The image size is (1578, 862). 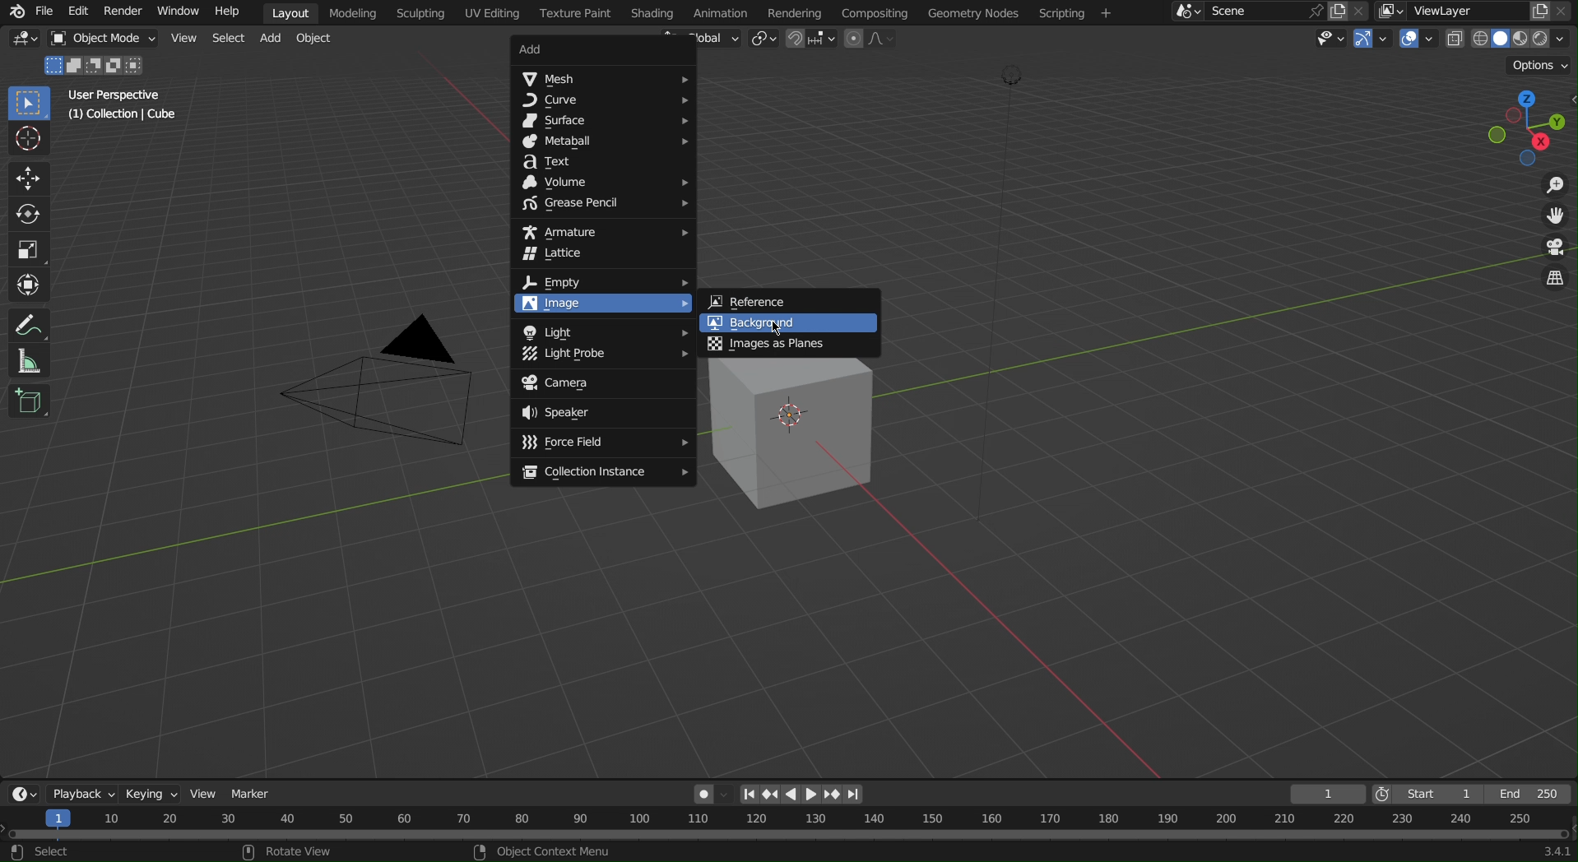 What do you see at coordinates (26, 362) in the screenshot?
I see `Measure` at bounding box center [26, 362].